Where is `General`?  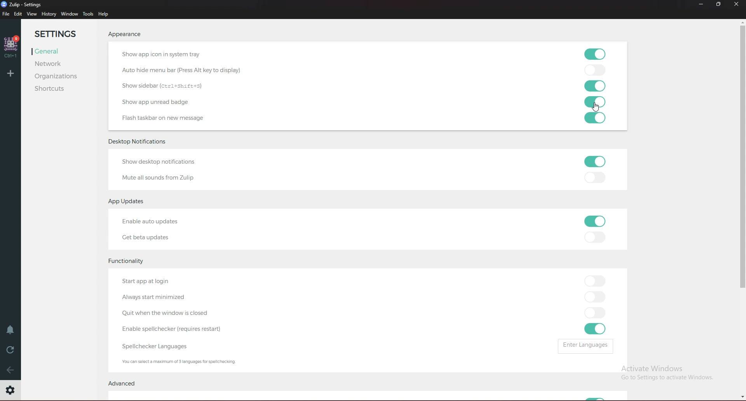 General is located at coordinates (59, 52).